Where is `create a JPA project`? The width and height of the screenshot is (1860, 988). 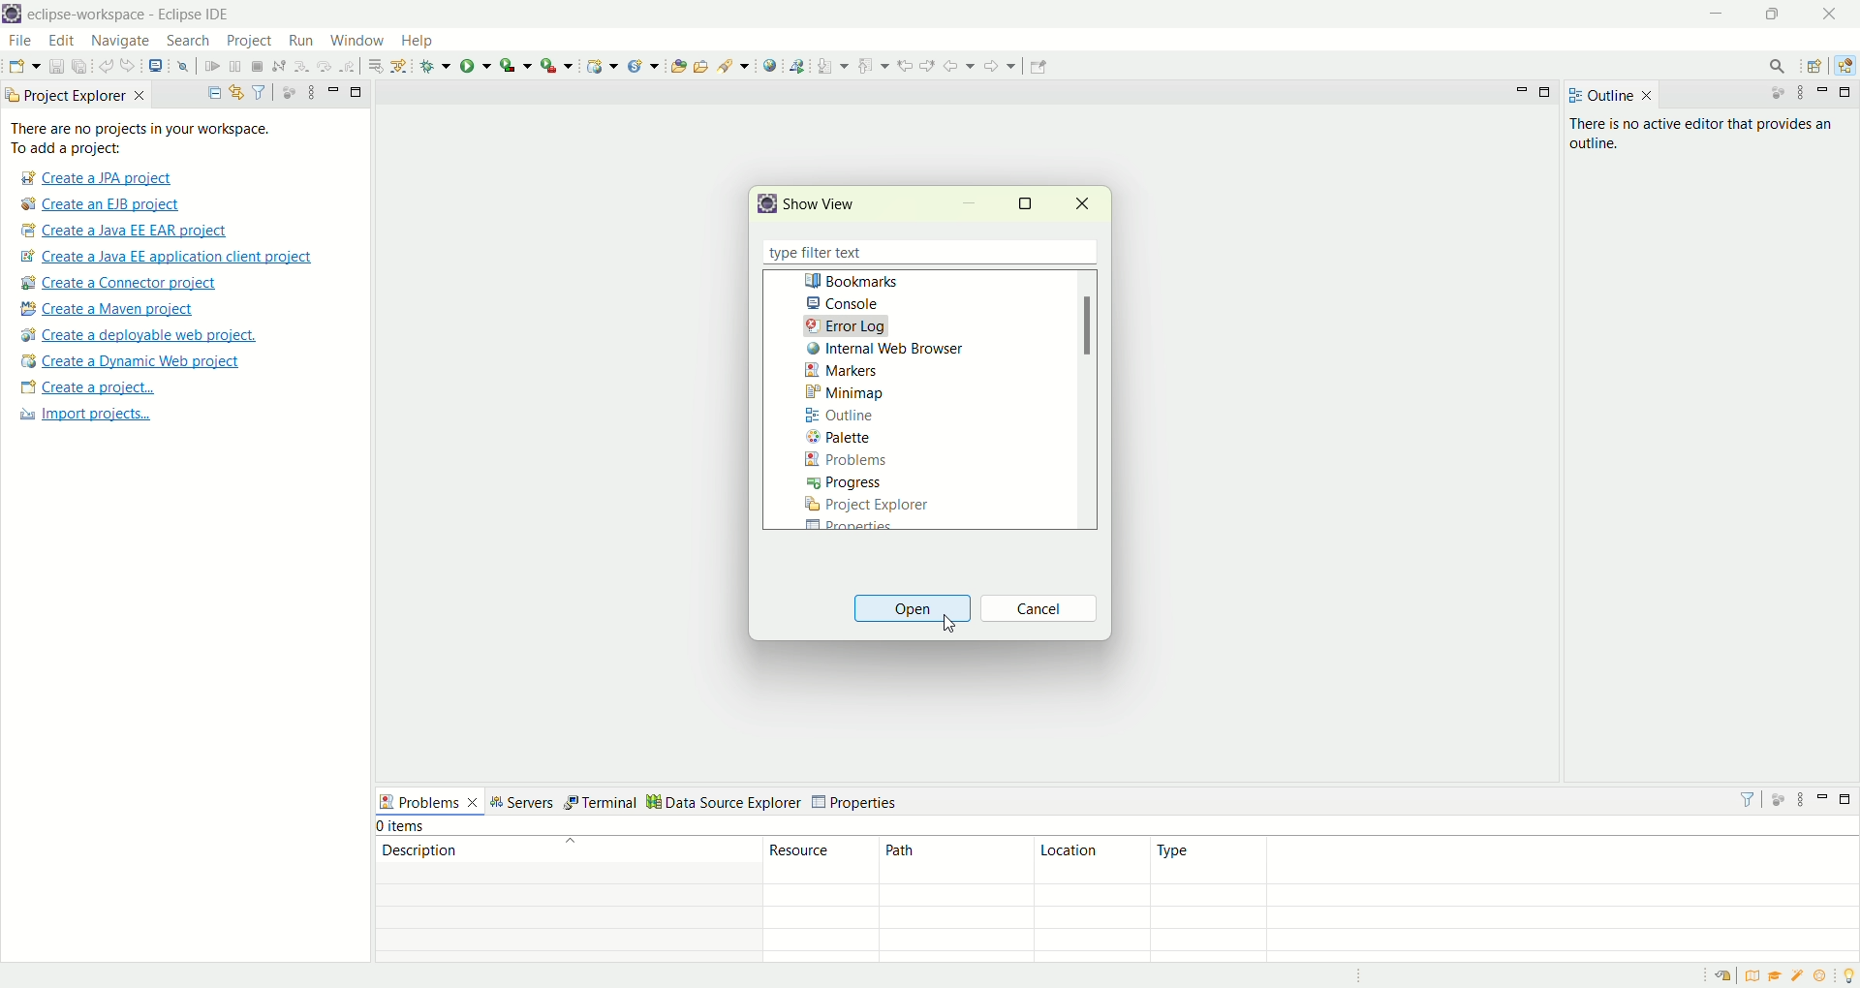 create a JPA project is located at coordinates (94, 179).